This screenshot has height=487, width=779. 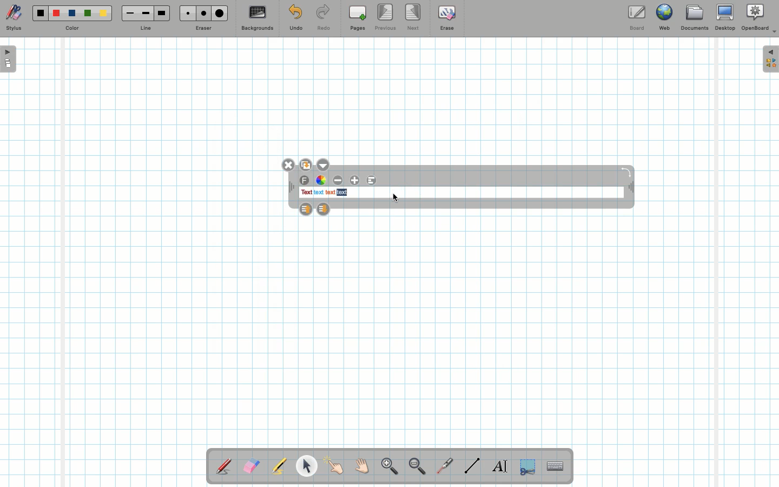 What do you see at coordinates (395, 198) in the screenshot?
I see `cursor` at bounding box center [395, 198].